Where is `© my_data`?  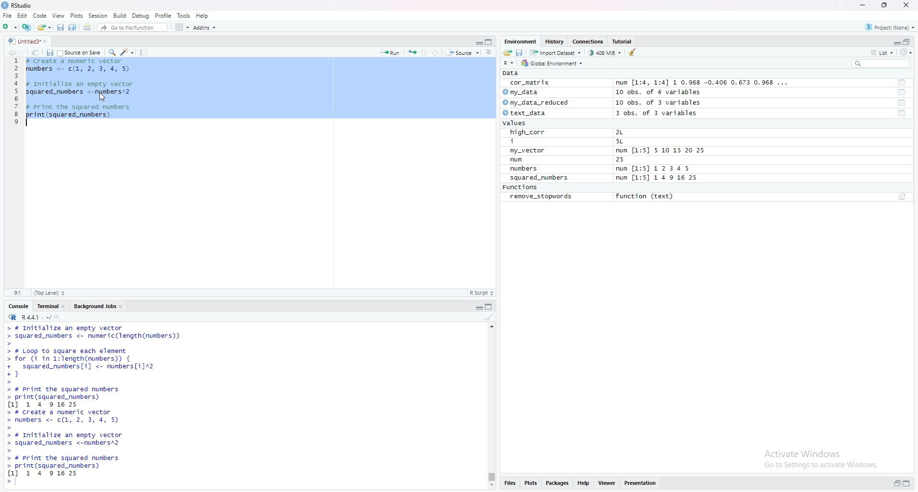
© my_data is located at coordinates (522, 92).